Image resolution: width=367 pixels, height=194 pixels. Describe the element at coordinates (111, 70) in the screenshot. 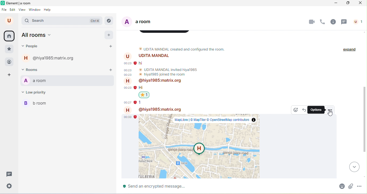

I see `add rooms` at that location.